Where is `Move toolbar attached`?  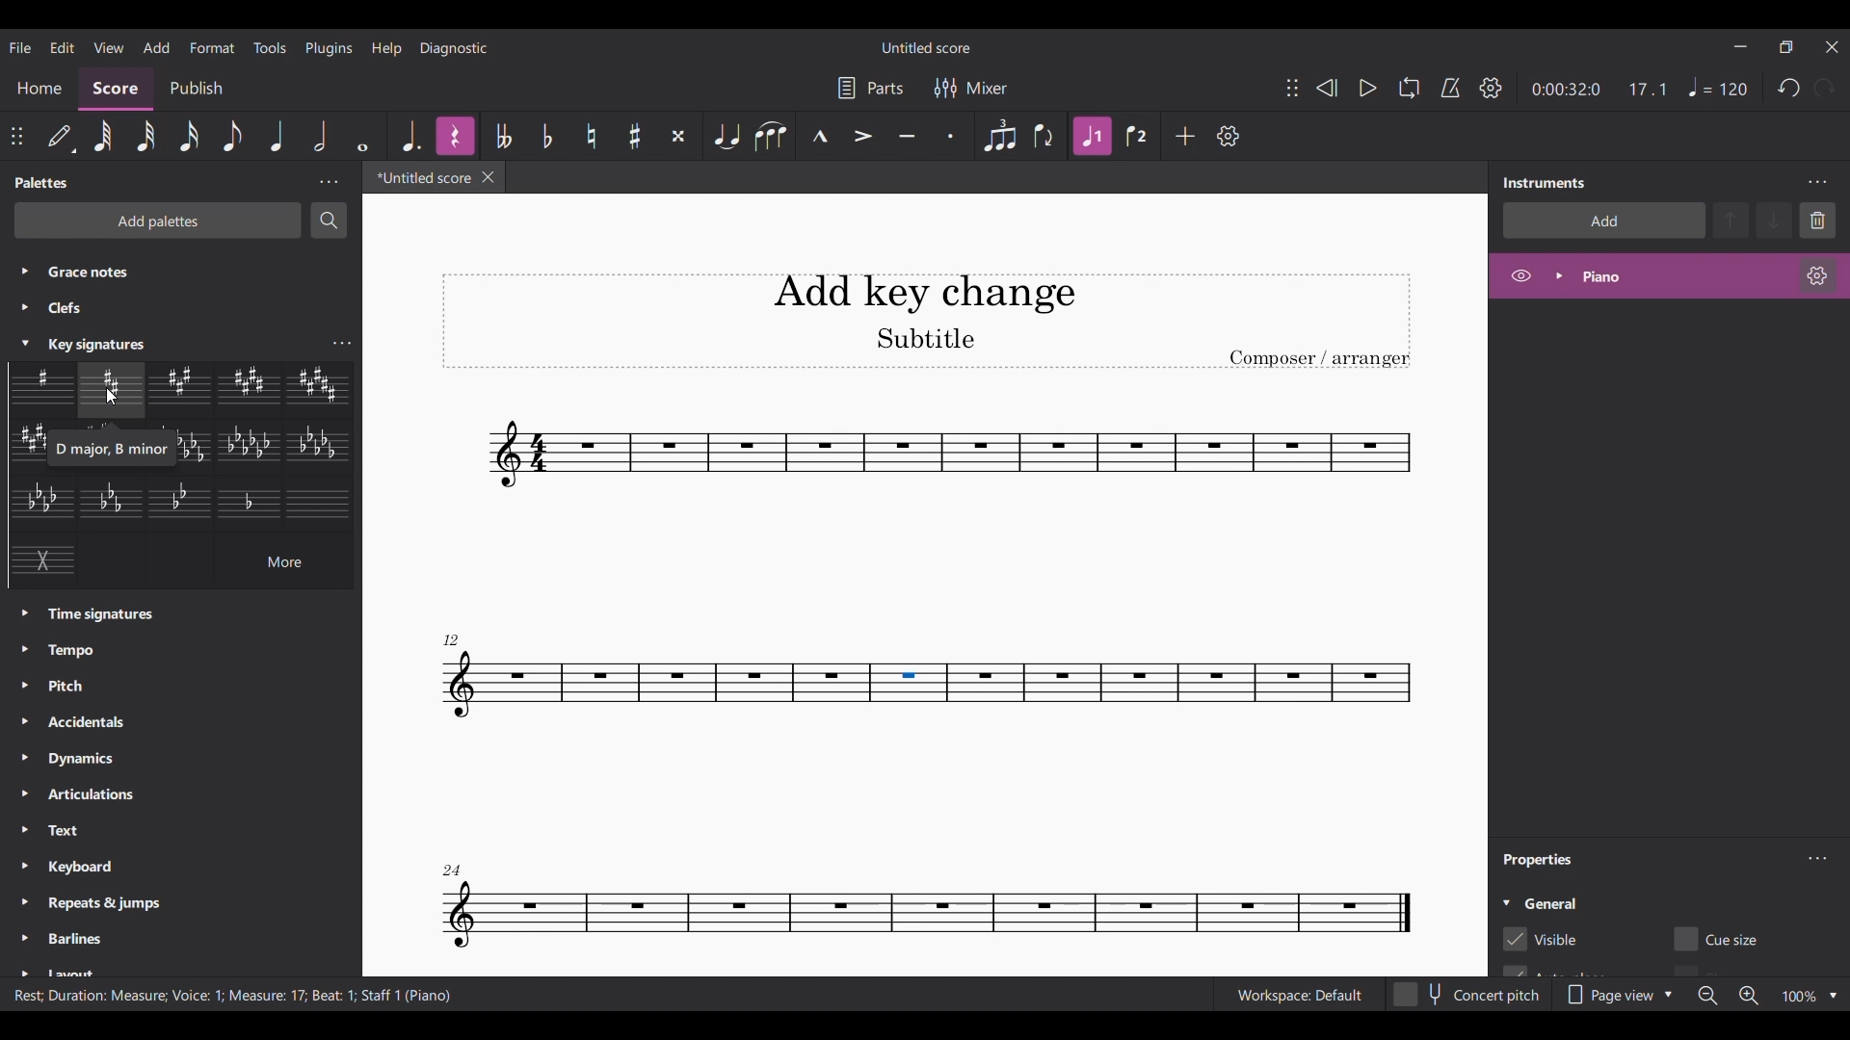
Move toolbar attached is located at coordinates (16, 137).